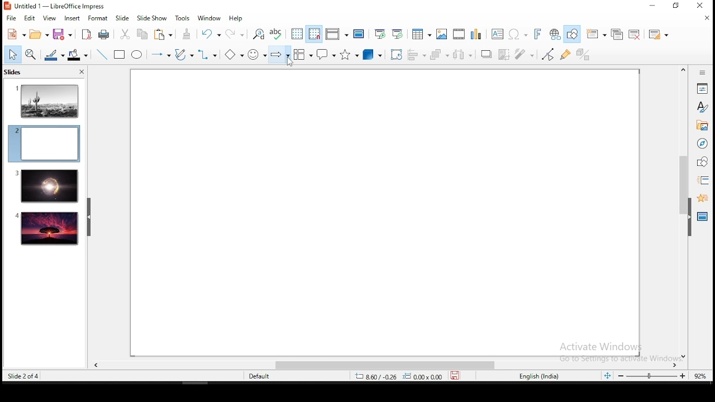 The width and height of the screenshot is (715, 402). What do you see at coordinates (335, 35) in the screenshot?
I see `display views` at bounding box center [335, 35].